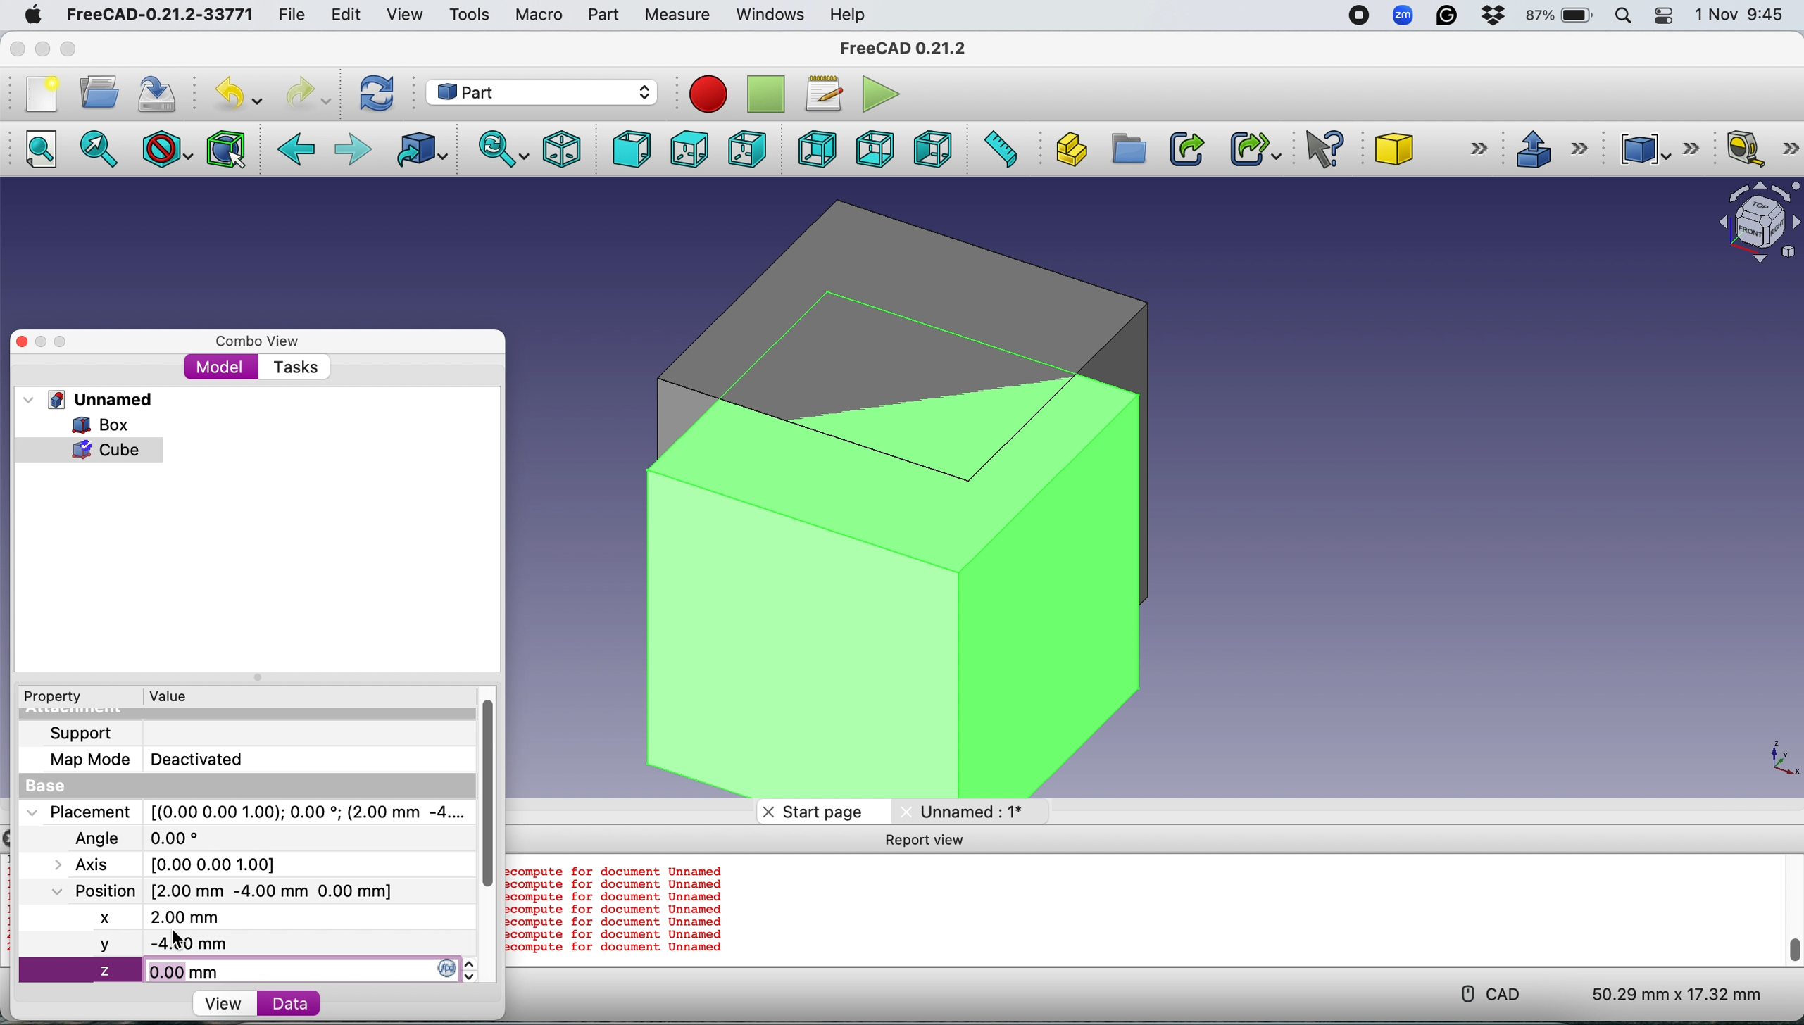 This screenshot has width=1804, height=1025. I want to click on 87% battery, so click(1561, 16).